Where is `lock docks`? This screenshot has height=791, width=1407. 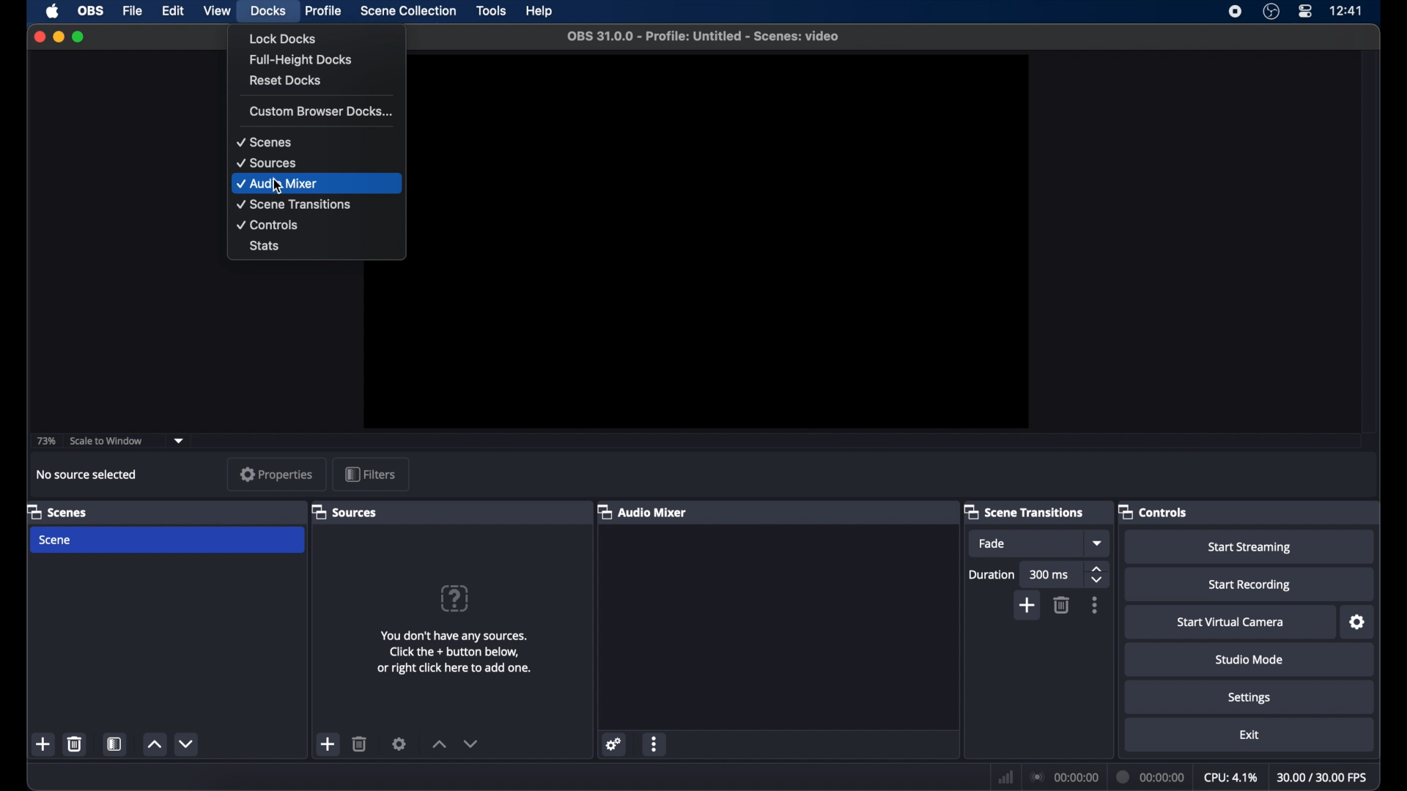 lock docks is located at coordinates (283, 38).